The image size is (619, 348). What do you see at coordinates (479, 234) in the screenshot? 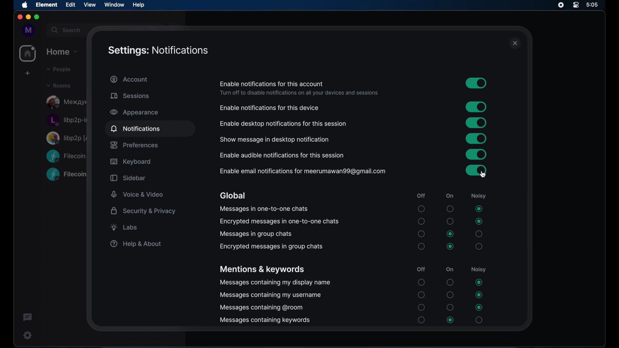
I see `radio button` at bounding box center [479, 234].